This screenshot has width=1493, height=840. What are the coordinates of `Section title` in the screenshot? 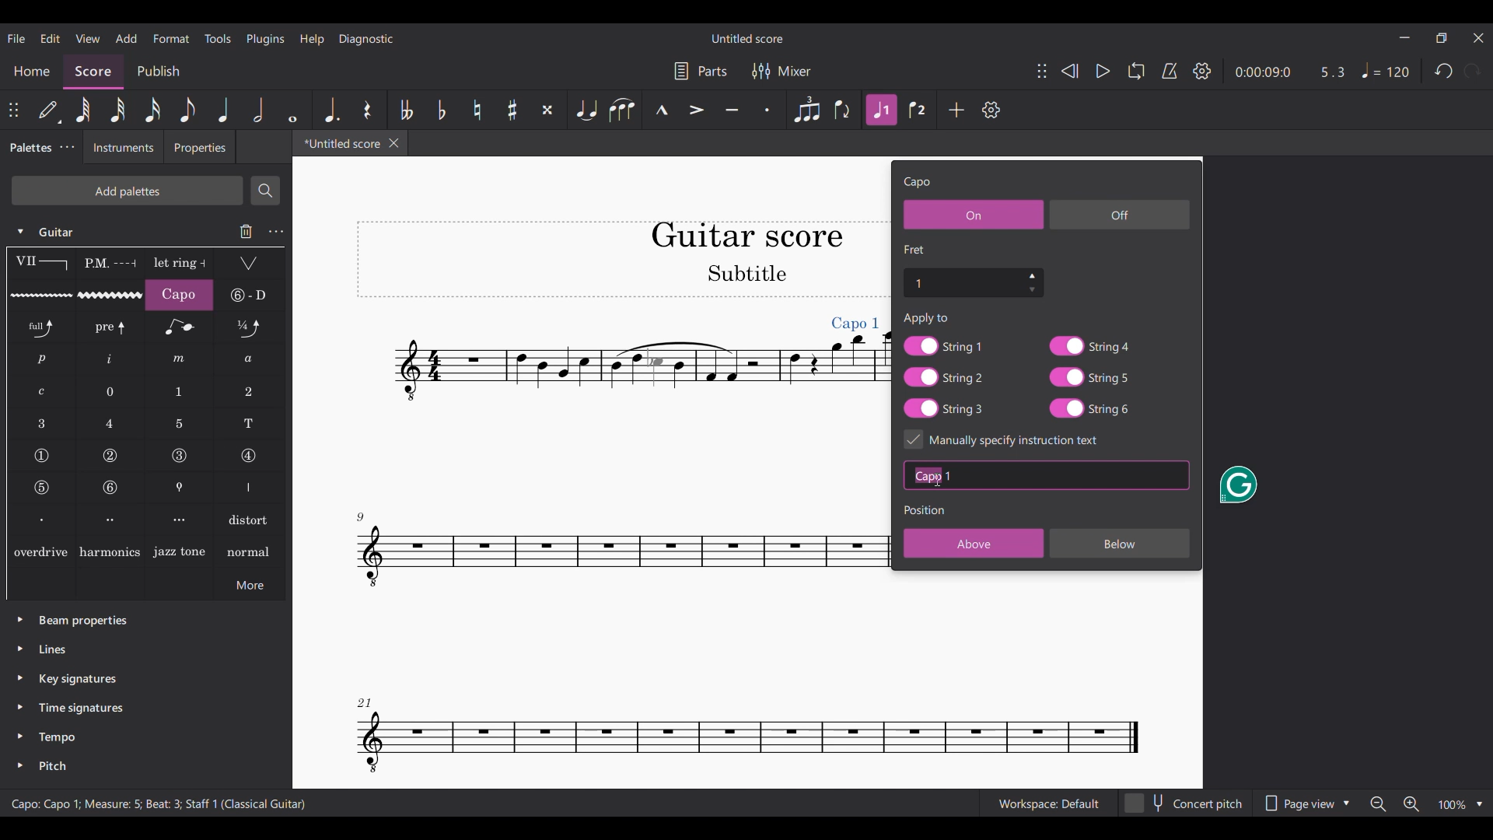 It's located at (925, 509).